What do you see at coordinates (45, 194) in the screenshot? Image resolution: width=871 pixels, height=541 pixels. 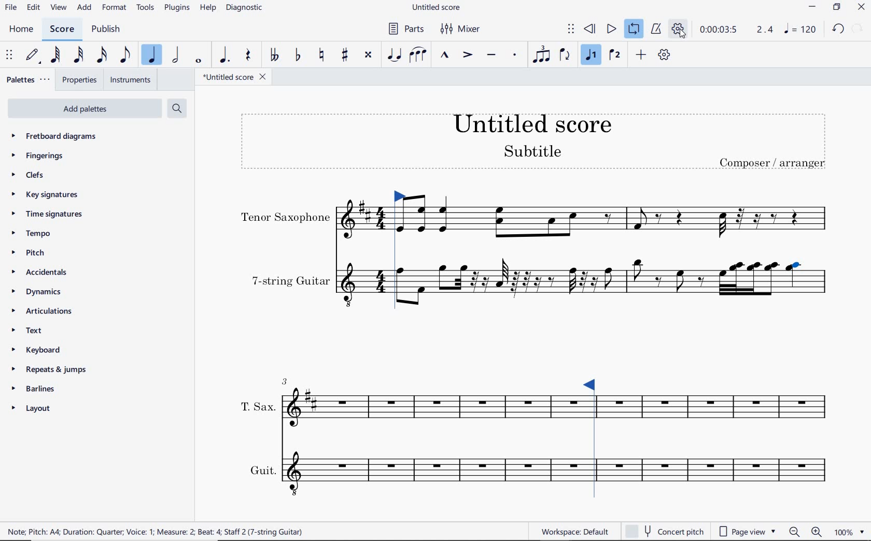 I see `KEY SIGNATURES` at bounding box center [45, 194].